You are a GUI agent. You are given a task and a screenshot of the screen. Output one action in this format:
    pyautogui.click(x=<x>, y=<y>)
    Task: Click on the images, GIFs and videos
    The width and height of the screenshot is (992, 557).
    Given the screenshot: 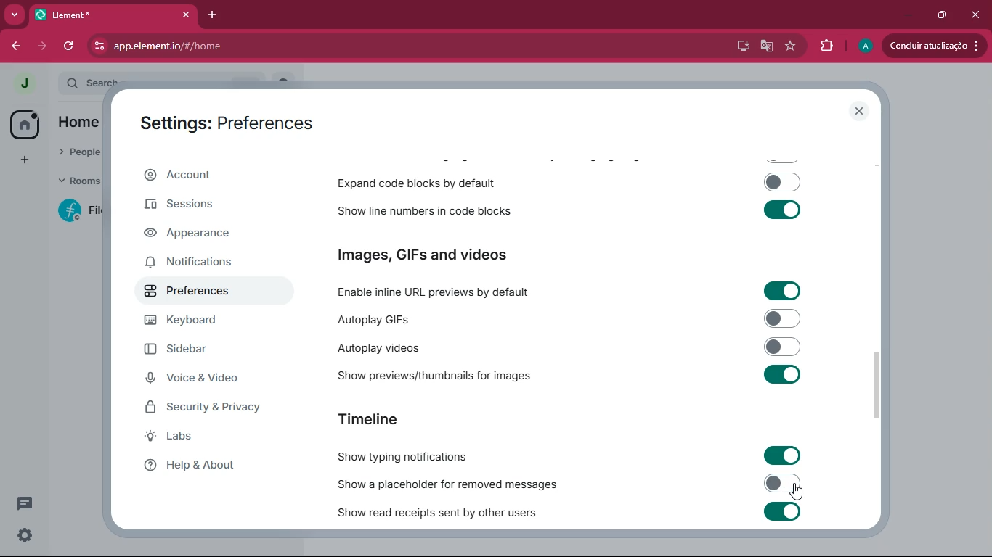 What is the action you would take?
    pyautogui.click(x=443, y=256)
    